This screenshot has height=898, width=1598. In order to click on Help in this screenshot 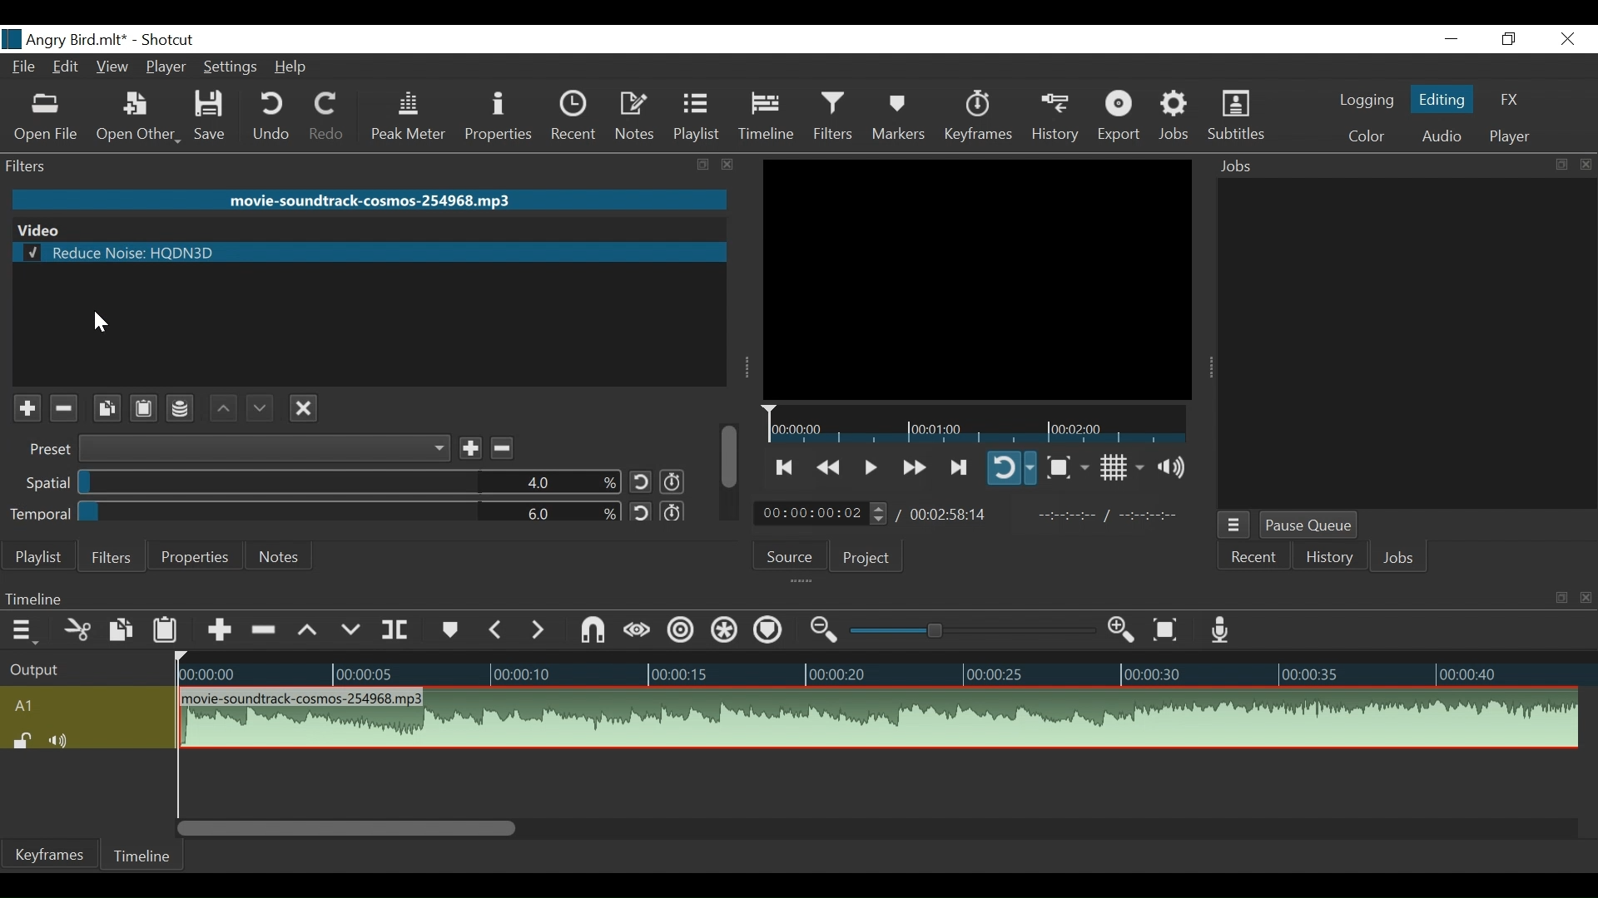, I will do `click(292, 67)`.